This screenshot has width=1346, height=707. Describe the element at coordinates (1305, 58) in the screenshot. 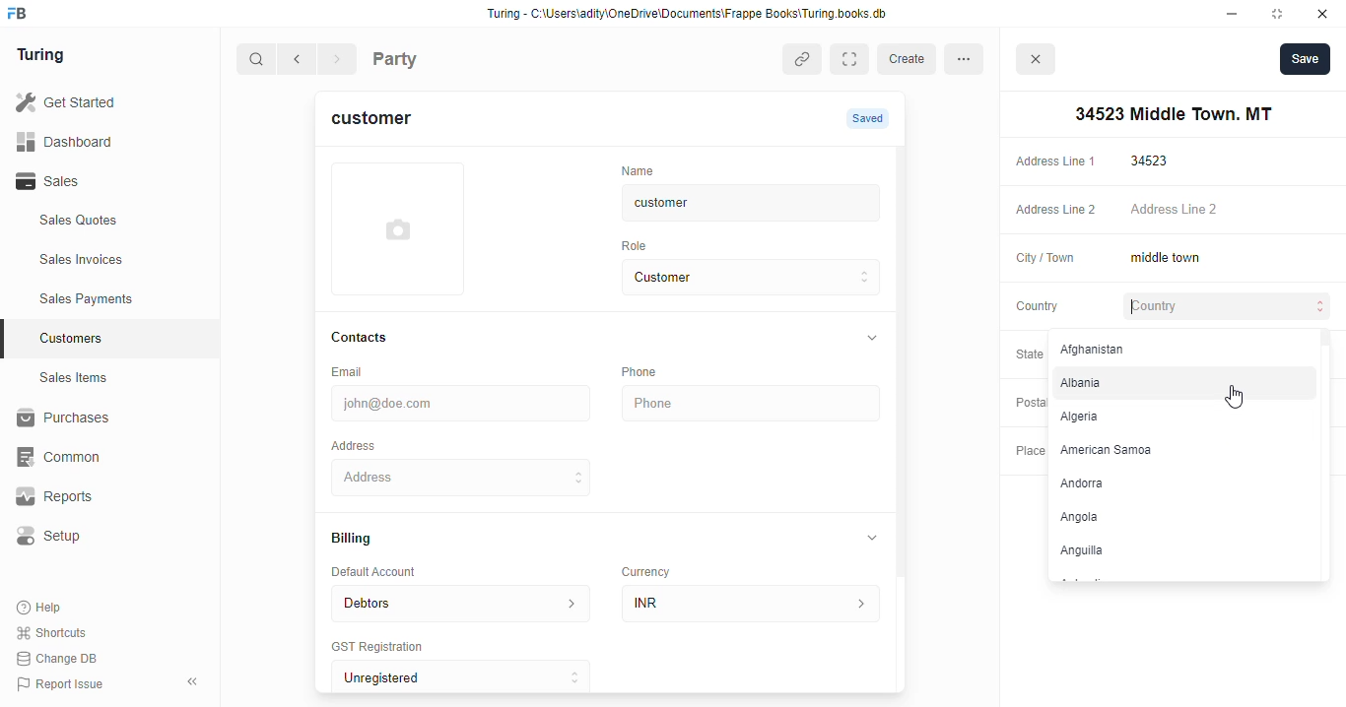

I see `Save` at that location.